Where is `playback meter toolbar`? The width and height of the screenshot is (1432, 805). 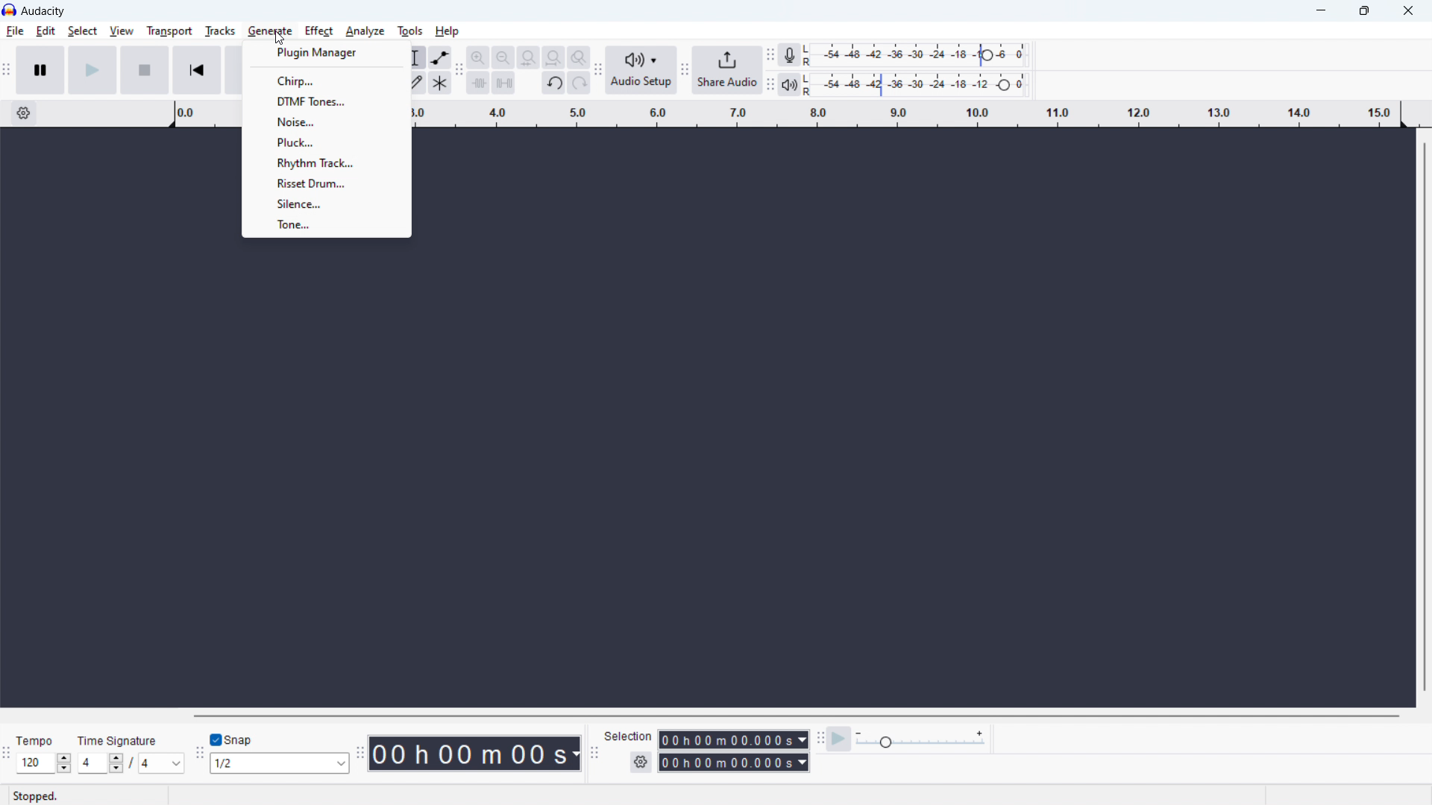
playback meter toolbar is located at coordinates (770, 86).